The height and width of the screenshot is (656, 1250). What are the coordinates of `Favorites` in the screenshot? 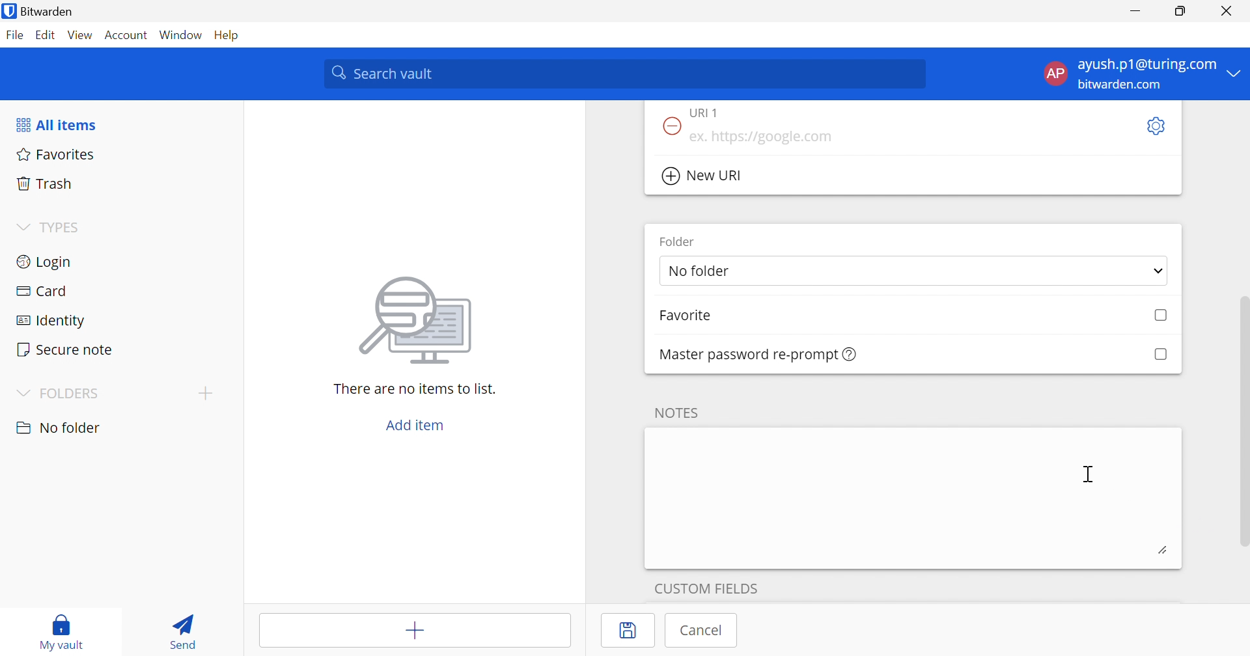 It's located at (53, 153).